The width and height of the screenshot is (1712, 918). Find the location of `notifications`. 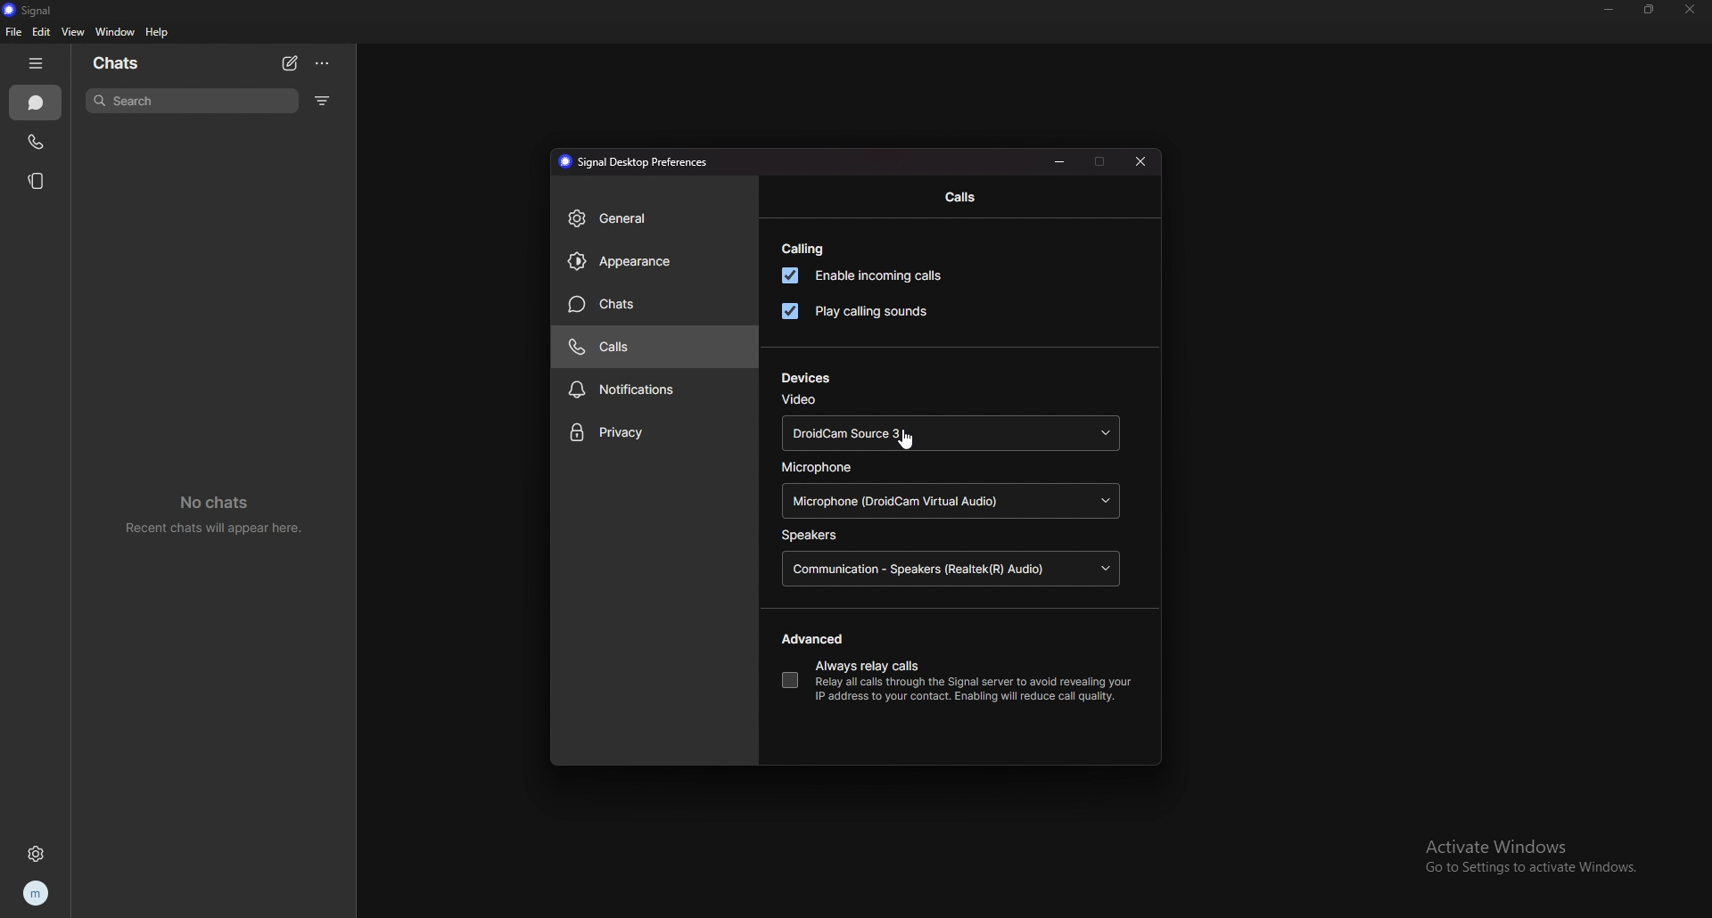

notifications is located at coordinates (656, 388).